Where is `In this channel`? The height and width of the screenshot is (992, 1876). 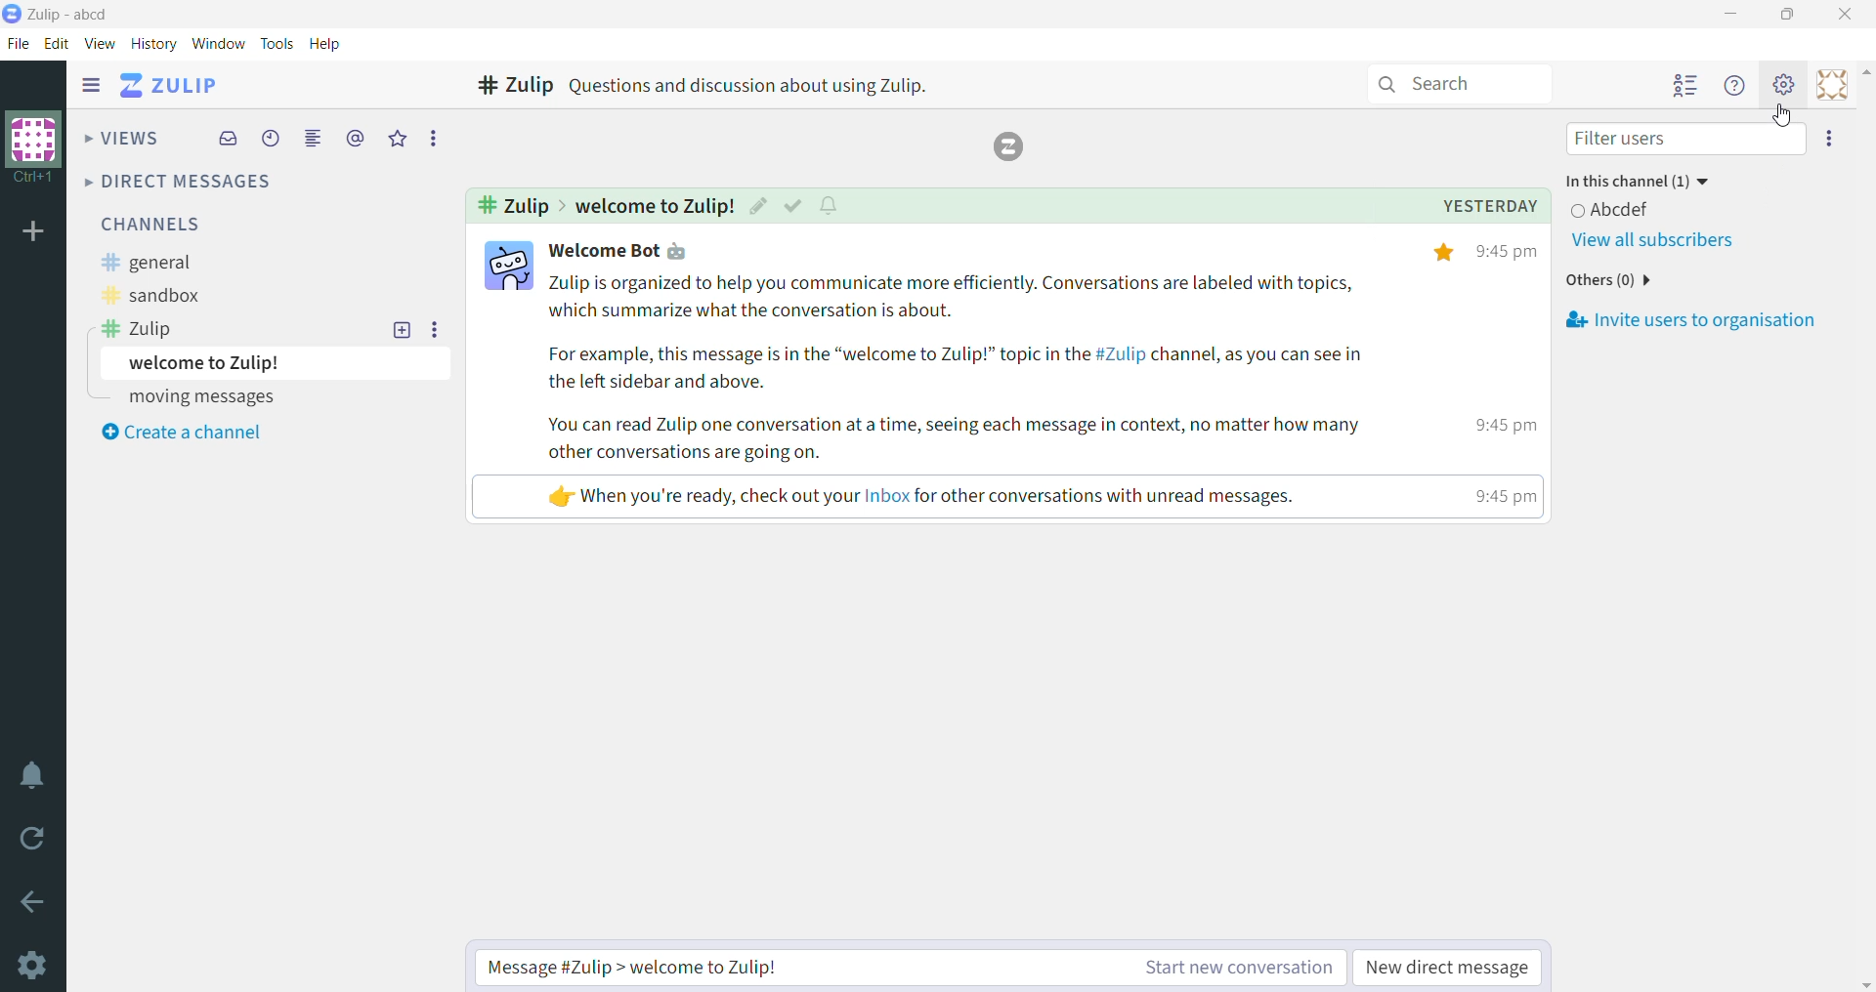 In this channel is located at coordinates (1645, 182).